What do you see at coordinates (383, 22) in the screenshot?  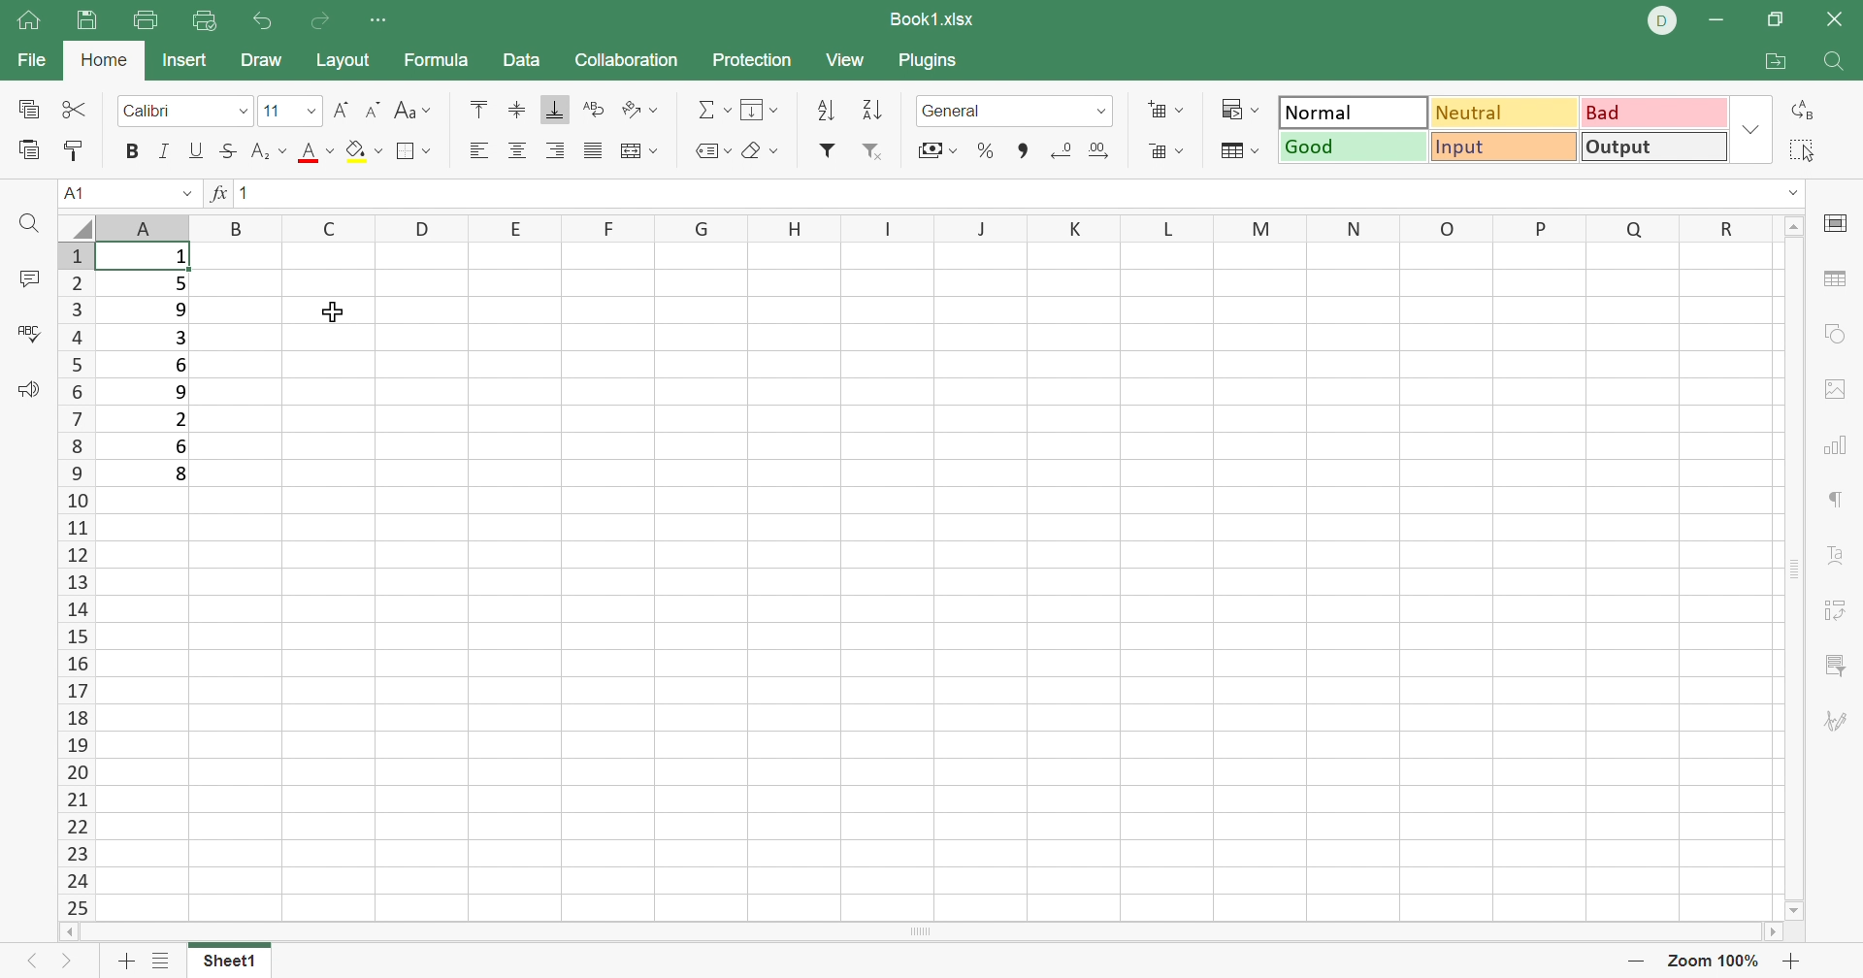 I see `Customize Quick Access Toolbar` at bounding box center [383, 22].